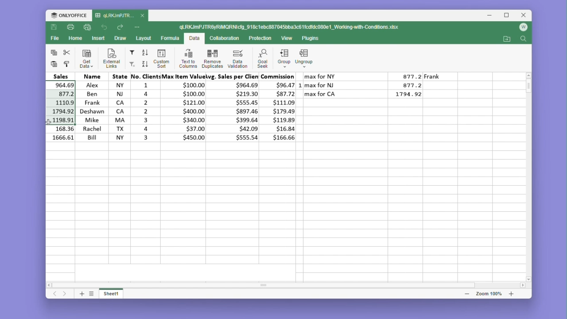  Describe the element at coordinates (87, 58) in the screenshot. I see `Get data` at that location.